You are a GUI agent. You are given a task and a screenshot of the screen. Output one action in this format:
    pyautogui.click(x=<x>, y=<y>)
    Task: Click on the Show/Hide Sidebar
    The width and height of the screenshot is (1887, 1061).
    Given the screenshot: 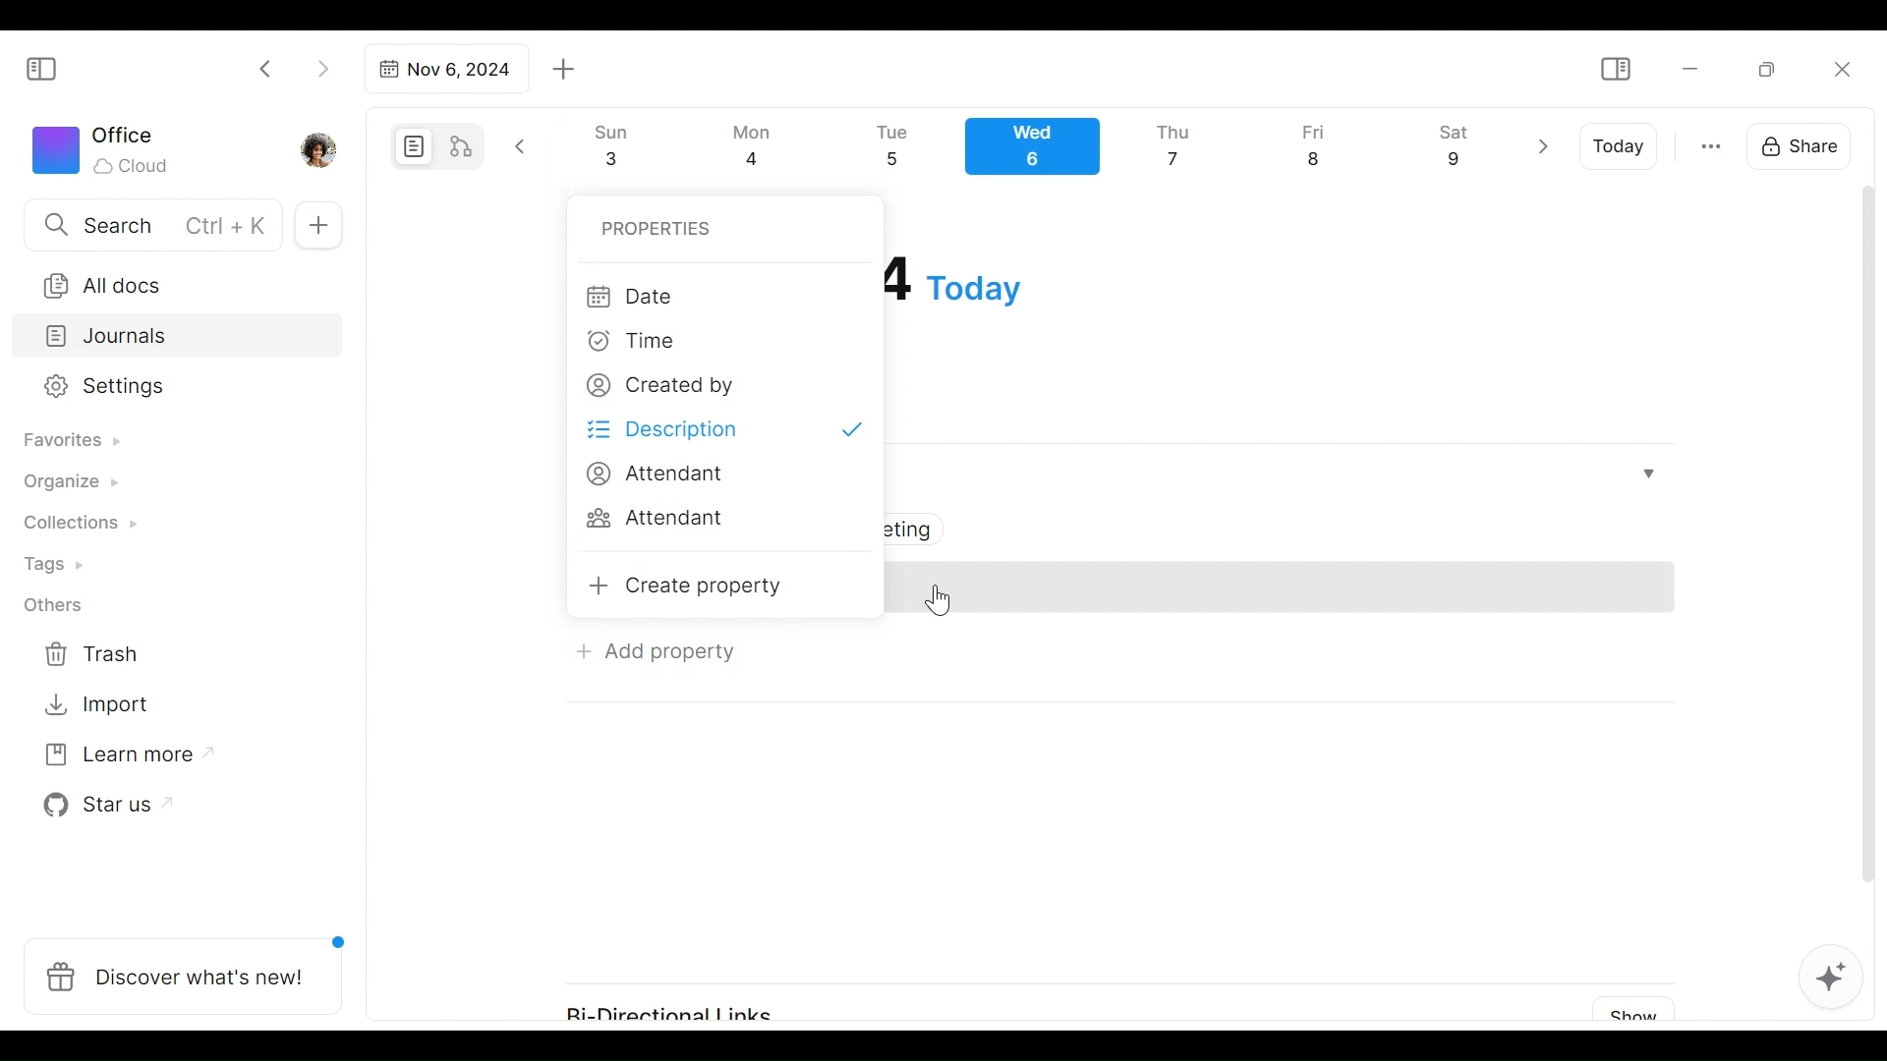 What is the action you would take?
    pyautogui.click(x=1615, y=70)
    